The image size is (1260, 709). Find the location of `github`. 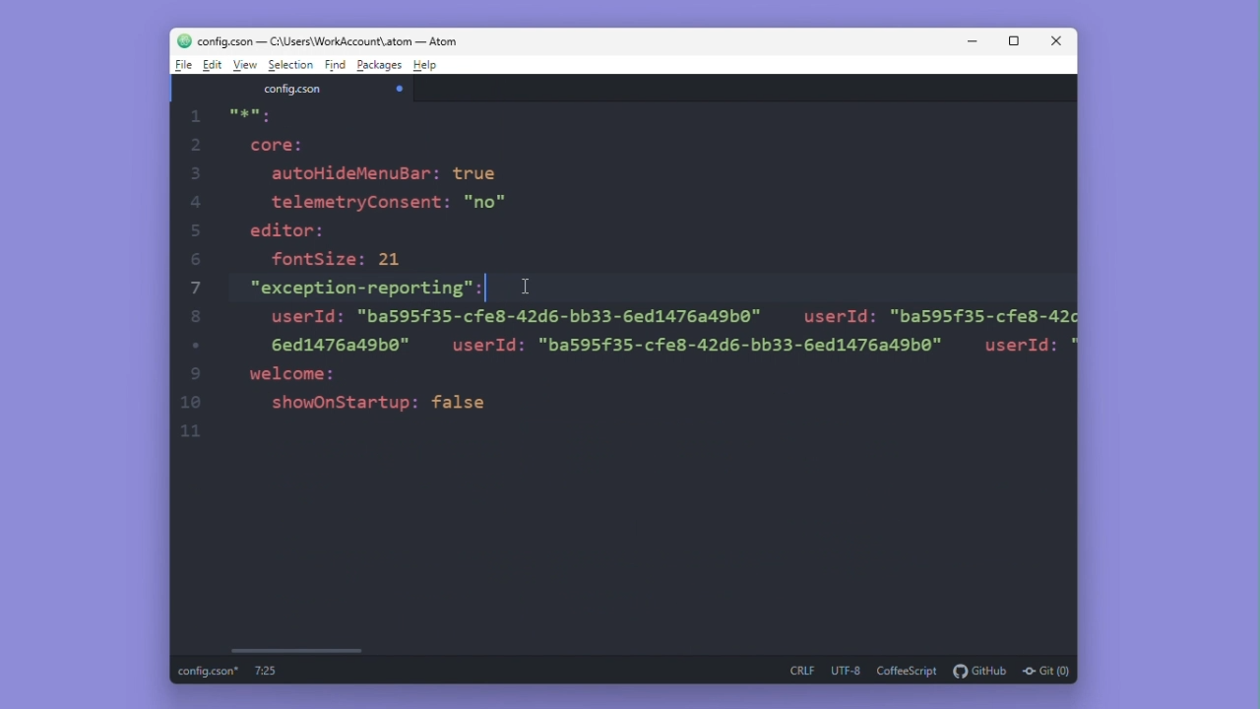

github is located at coordinates (980, 670).